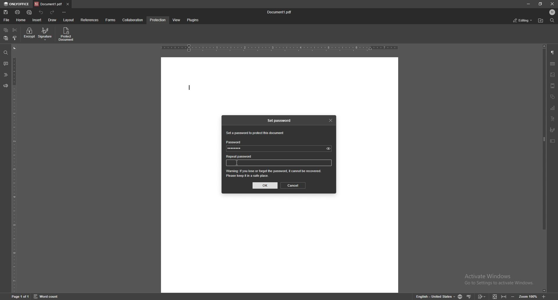  What do you see at coordinates (504, 296) in the screenshot?
I see `fit to width` at bounding box center [504, 296].